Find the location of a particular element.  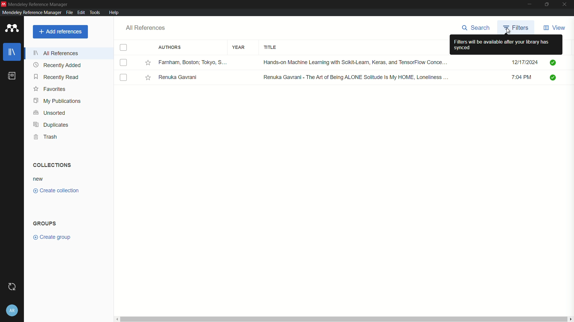

check box is located at coordinates (124, 78).